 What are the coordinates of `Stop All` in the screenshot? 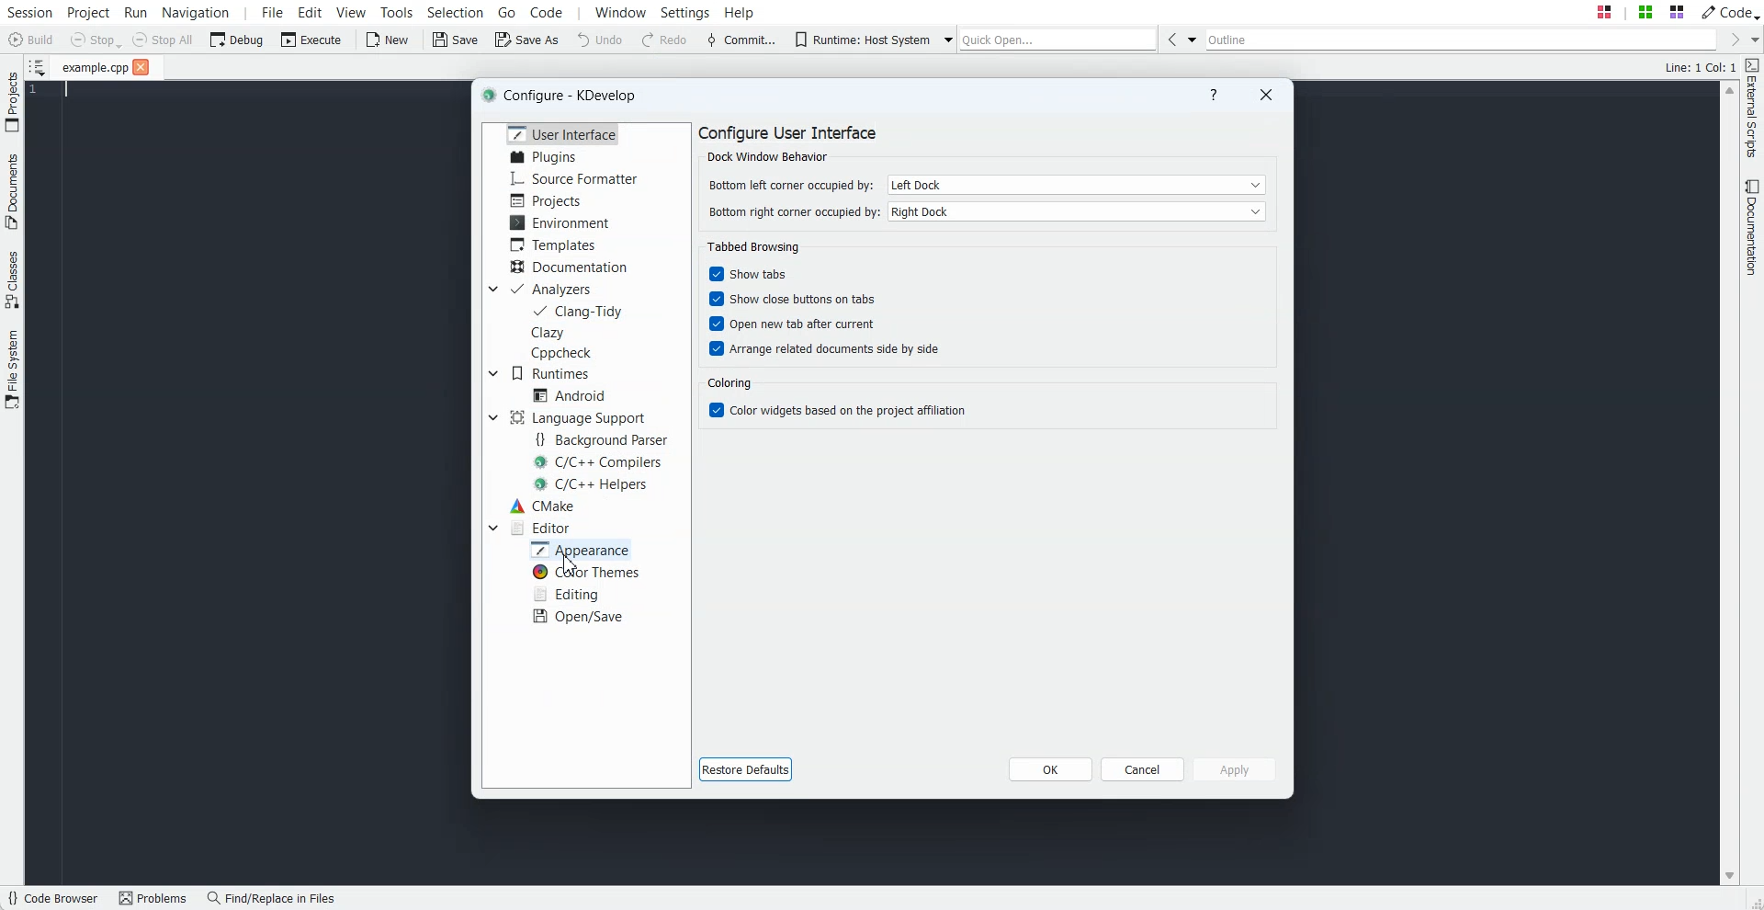 It's located at (162, 40).